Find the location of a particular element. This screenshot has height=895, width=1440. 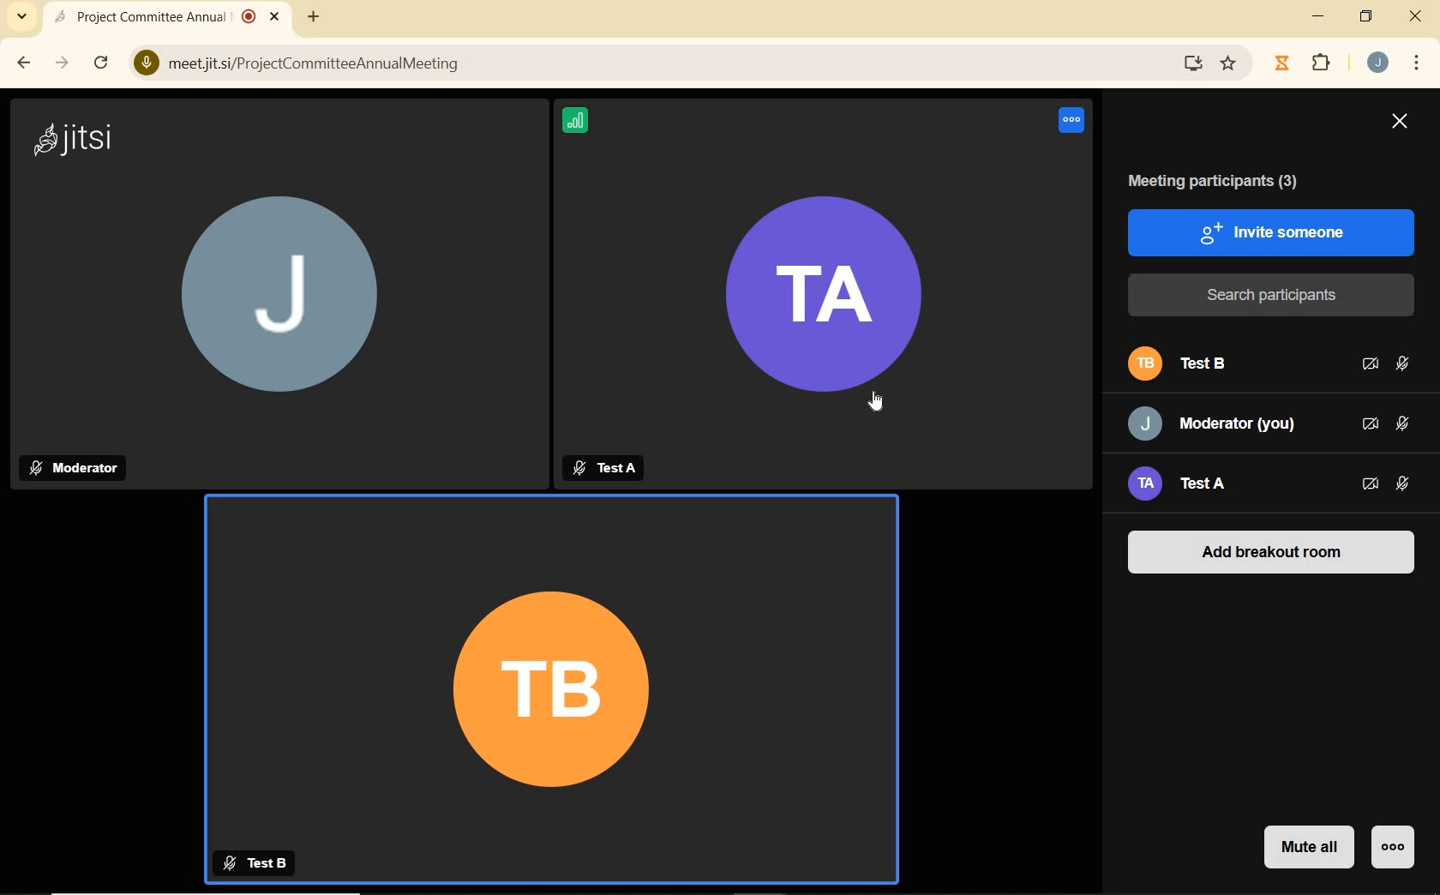

Project Committee Annual is located at coordinates (140, 15).